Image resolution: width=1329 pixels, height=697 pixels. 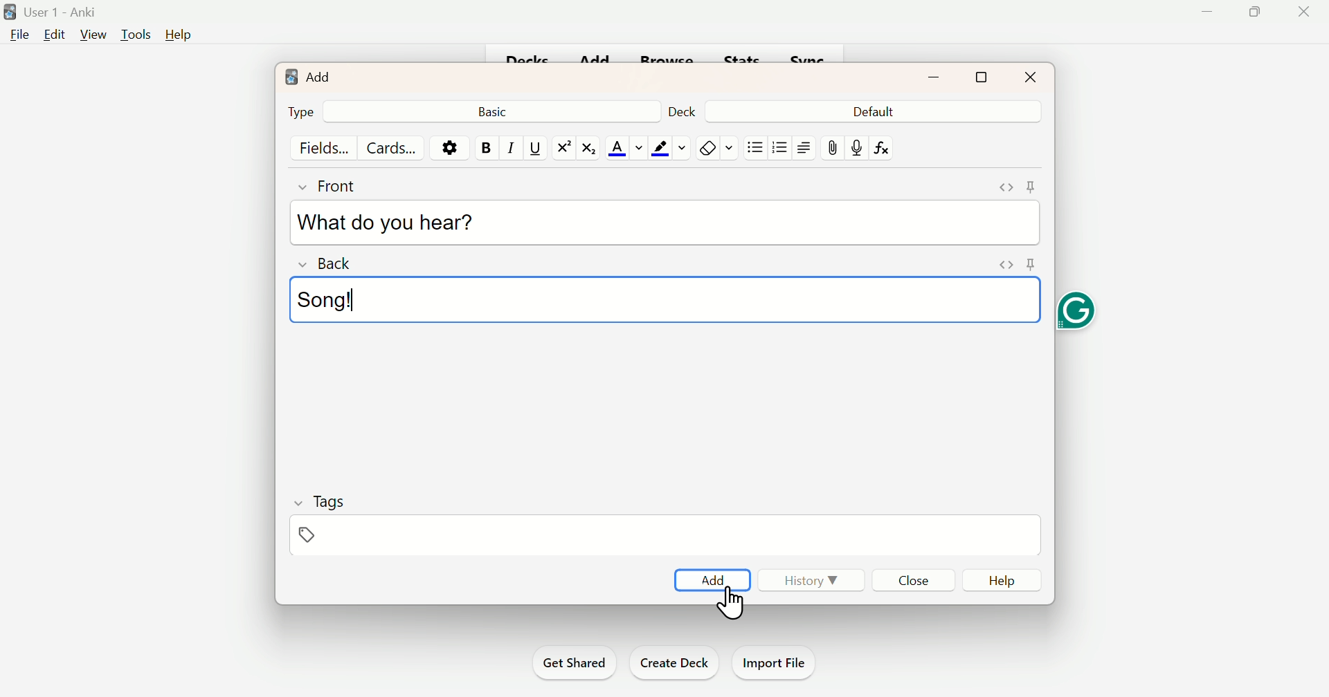 What do you see at coordinates (134, 35) in the screenshot?
I see `Tools` at bounding box center [134, 35].